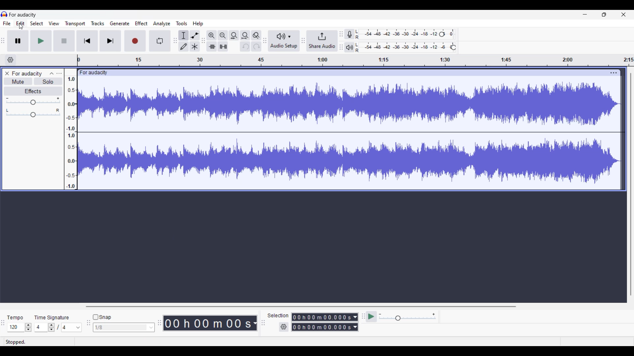 The width and height of the screenshot is (634, 356). What do you see at coordinates (442, 34) in the screenshot?
I see `Header to change recording level` at bounding box center [442, 34].